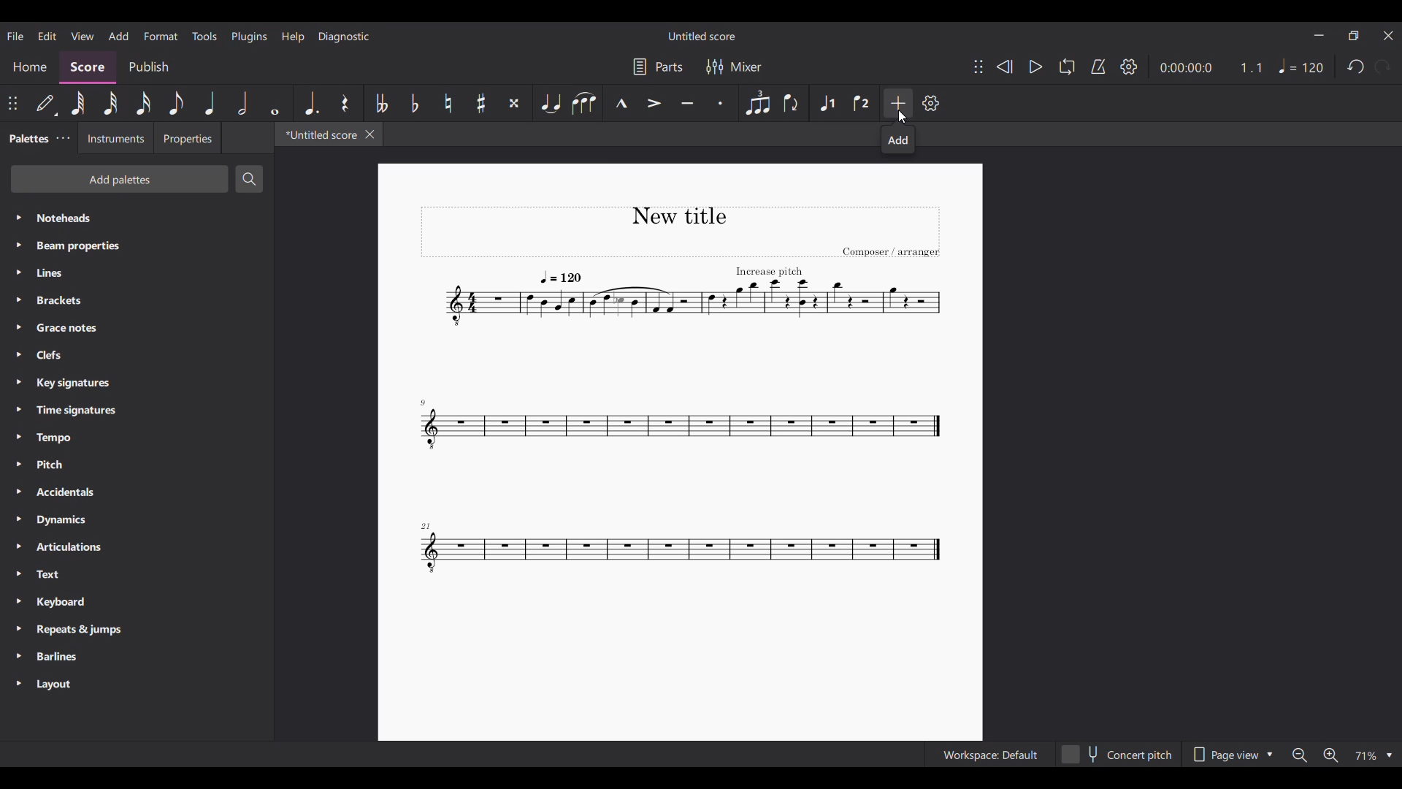  What do you see at coordinates (138, 547) in the screenshot?
I see `Articulations` at bounding box center [138, 547].